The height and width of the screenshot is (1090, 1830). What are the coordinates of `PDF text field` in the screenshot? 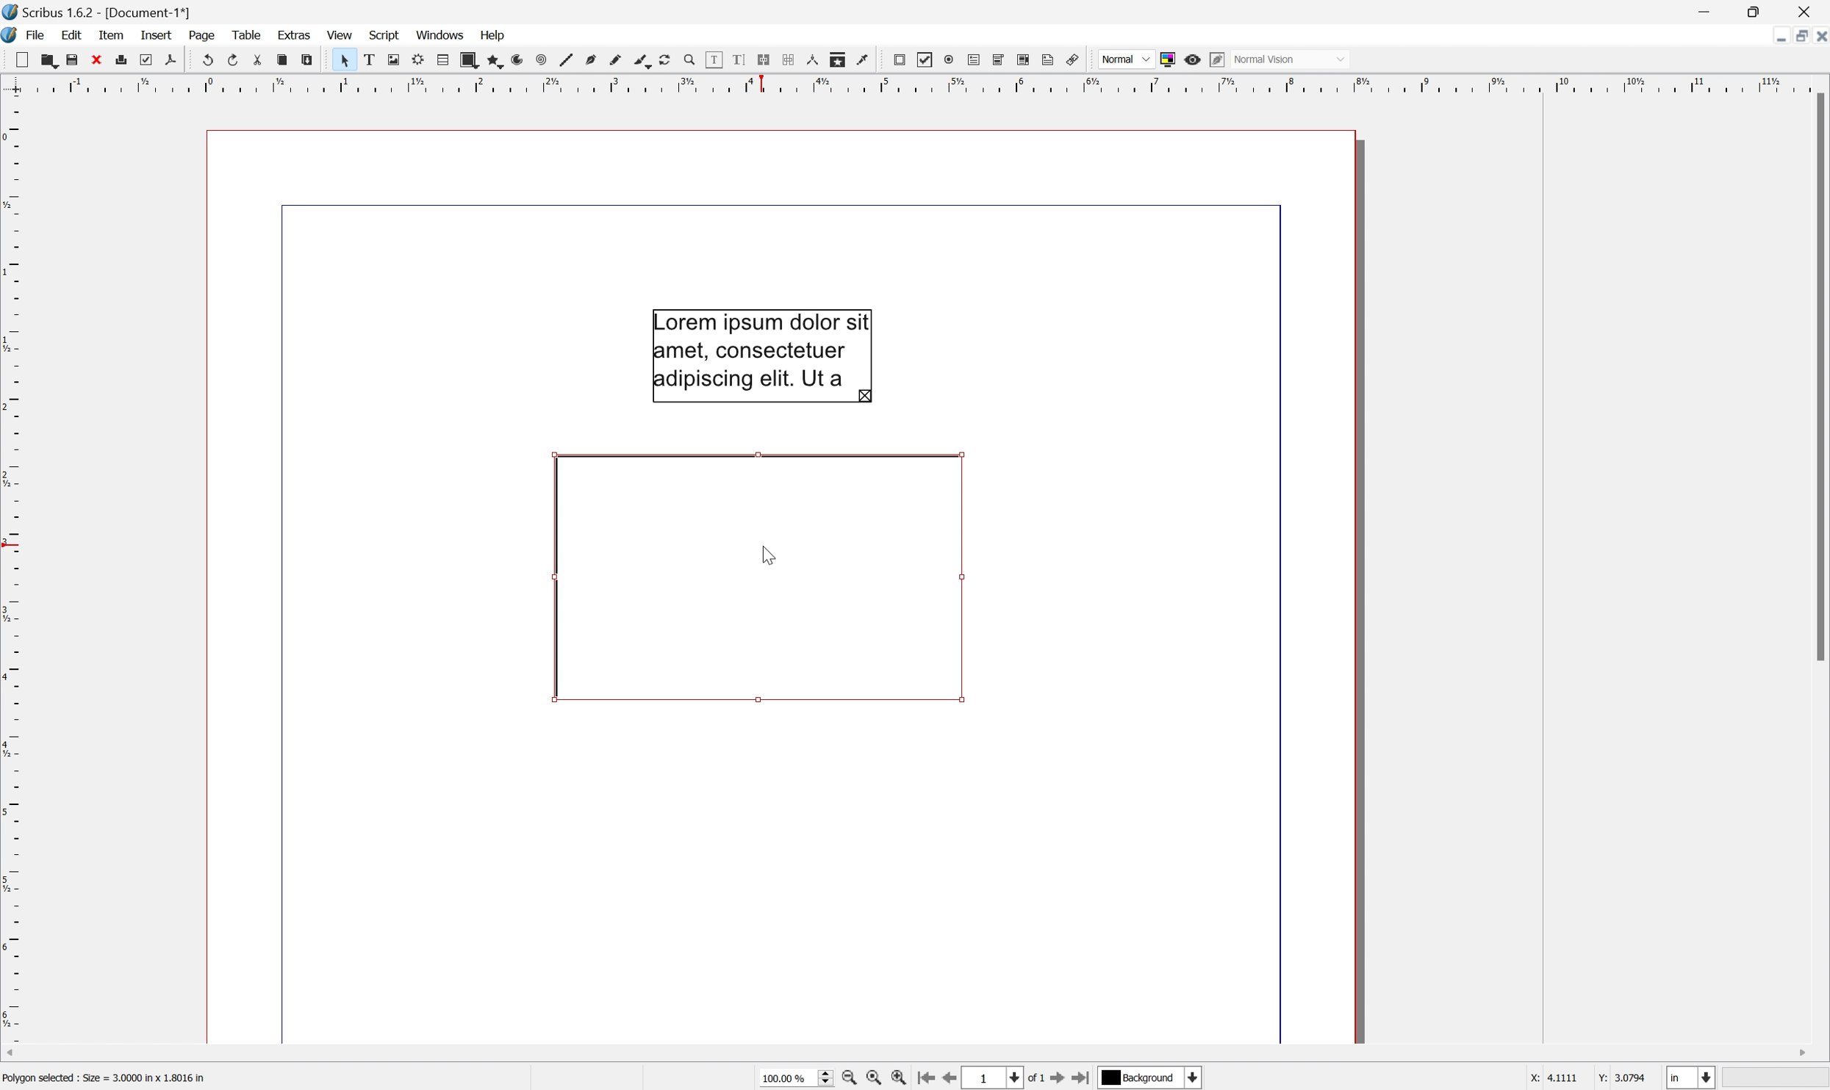 It's located at (971, 59).